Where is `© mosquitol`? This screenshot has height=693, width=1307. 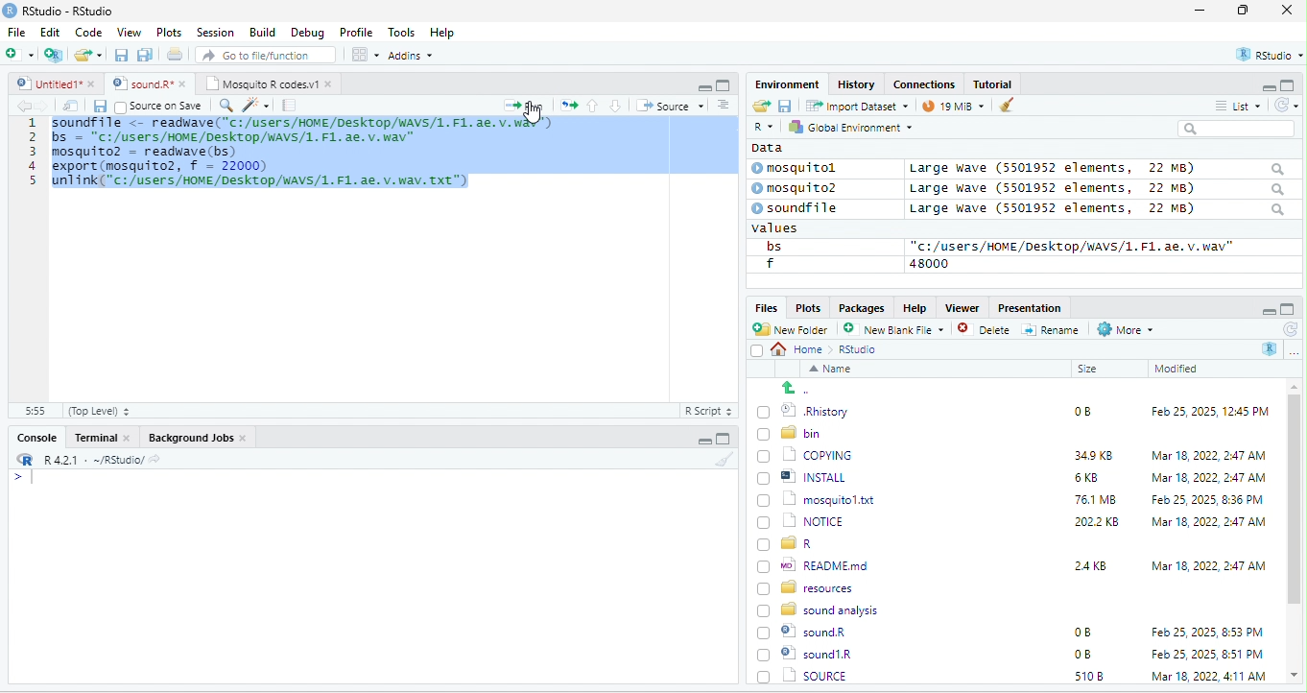 © mosquitol is located at coordinates (808, 168).